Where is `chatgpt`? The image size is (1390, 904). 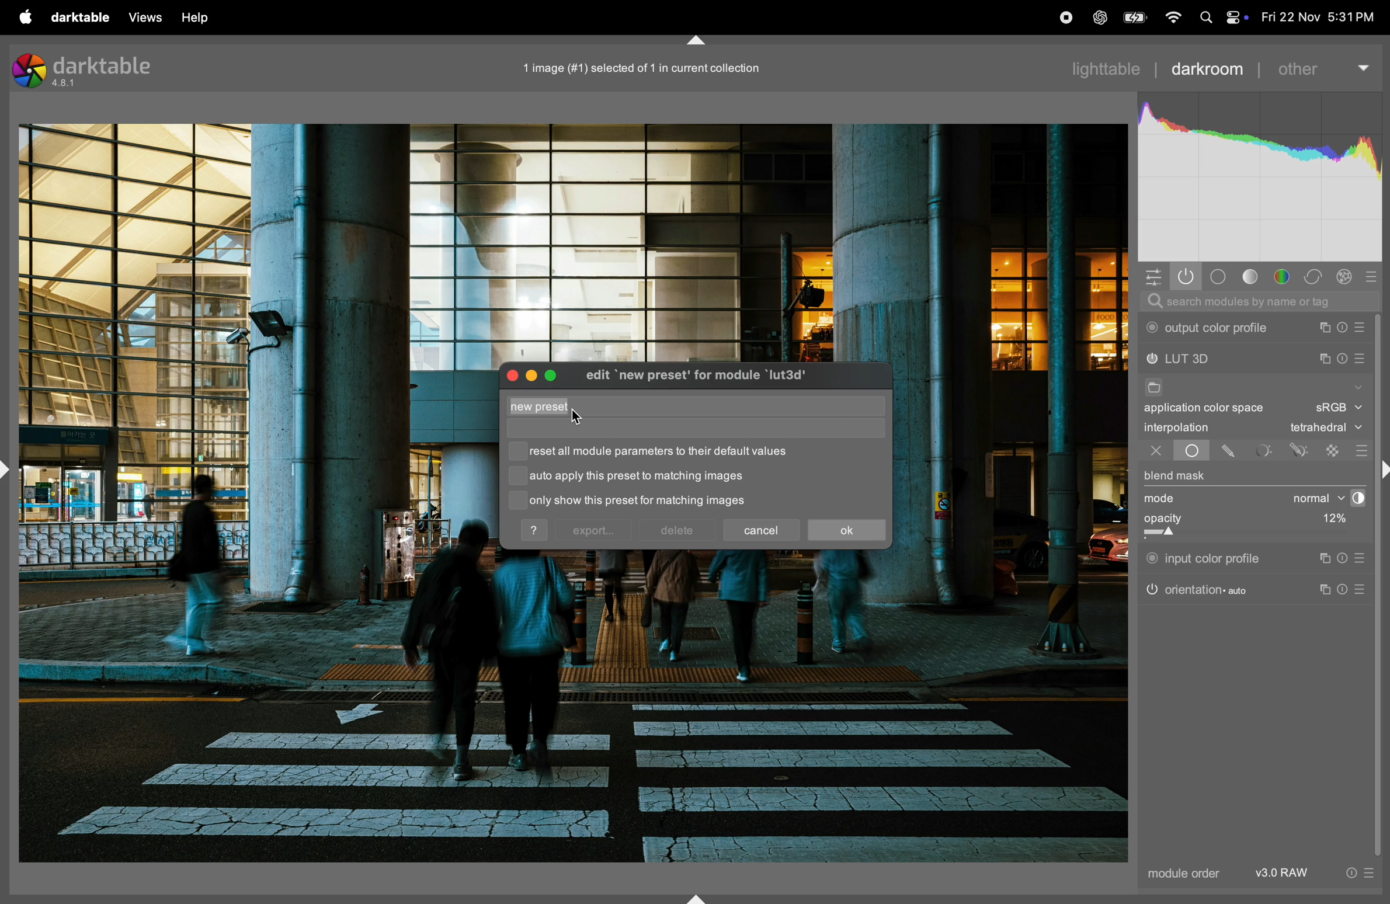 chatgpt is located at coordinates (1099, 19).